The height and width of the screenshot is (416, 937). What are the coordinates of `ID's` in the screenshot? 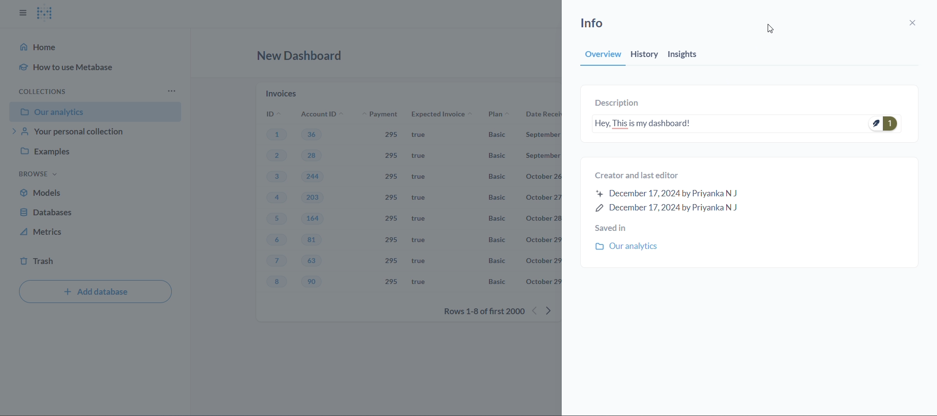 It's located at (269, 114).